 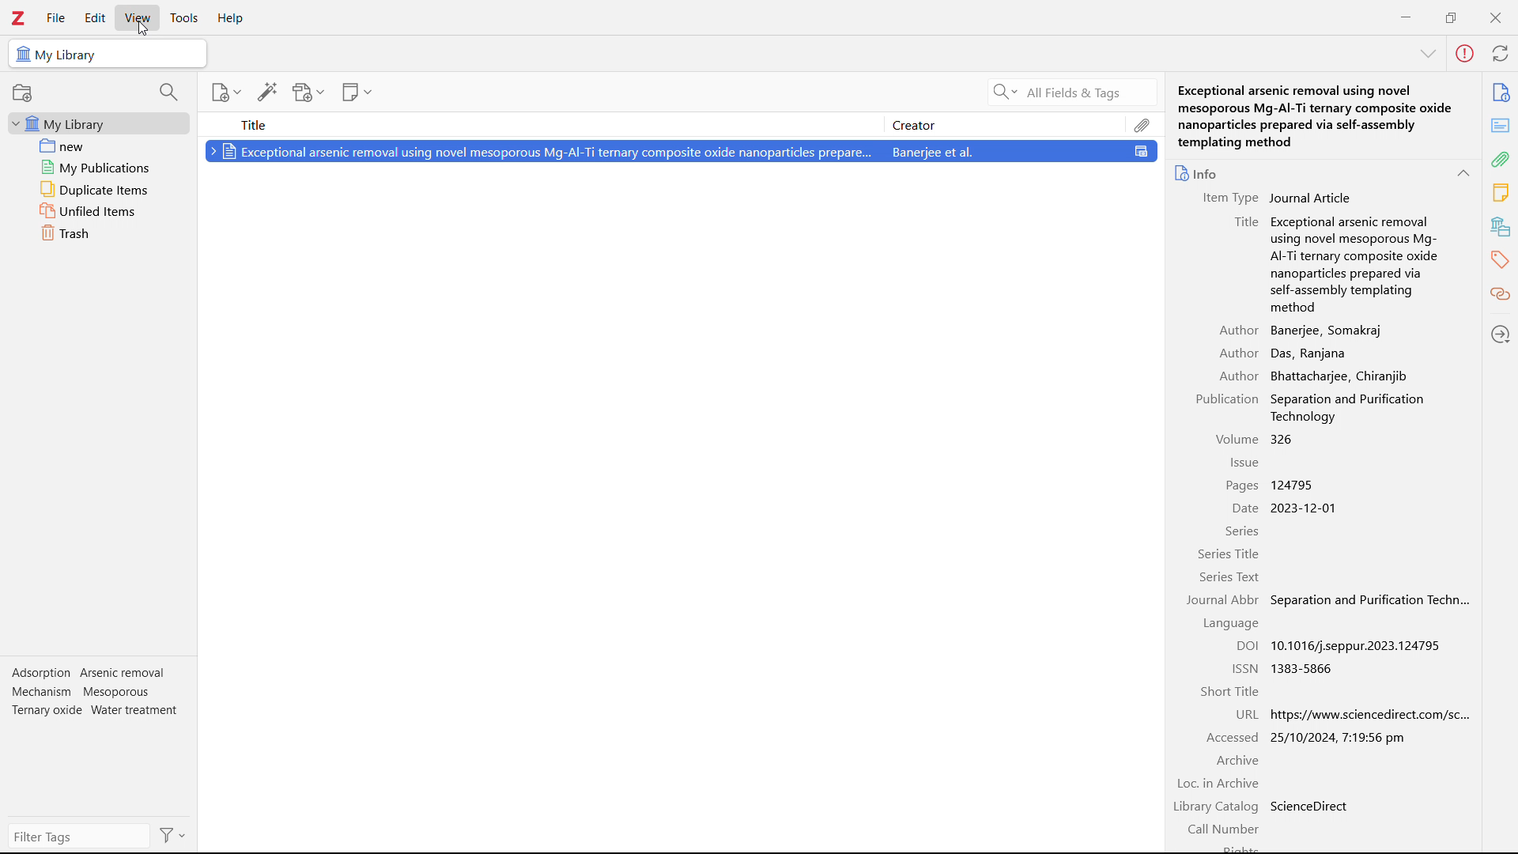 What do you see at coordinates (1317, 115) in the screenshot?
I see `Exceptional arsenic removal using novel
mesoporous Mg-Al-Ti ternary composite oxide
nanoparticles prepared via self-assembly
templating method` at bounding box center [1317, 115].